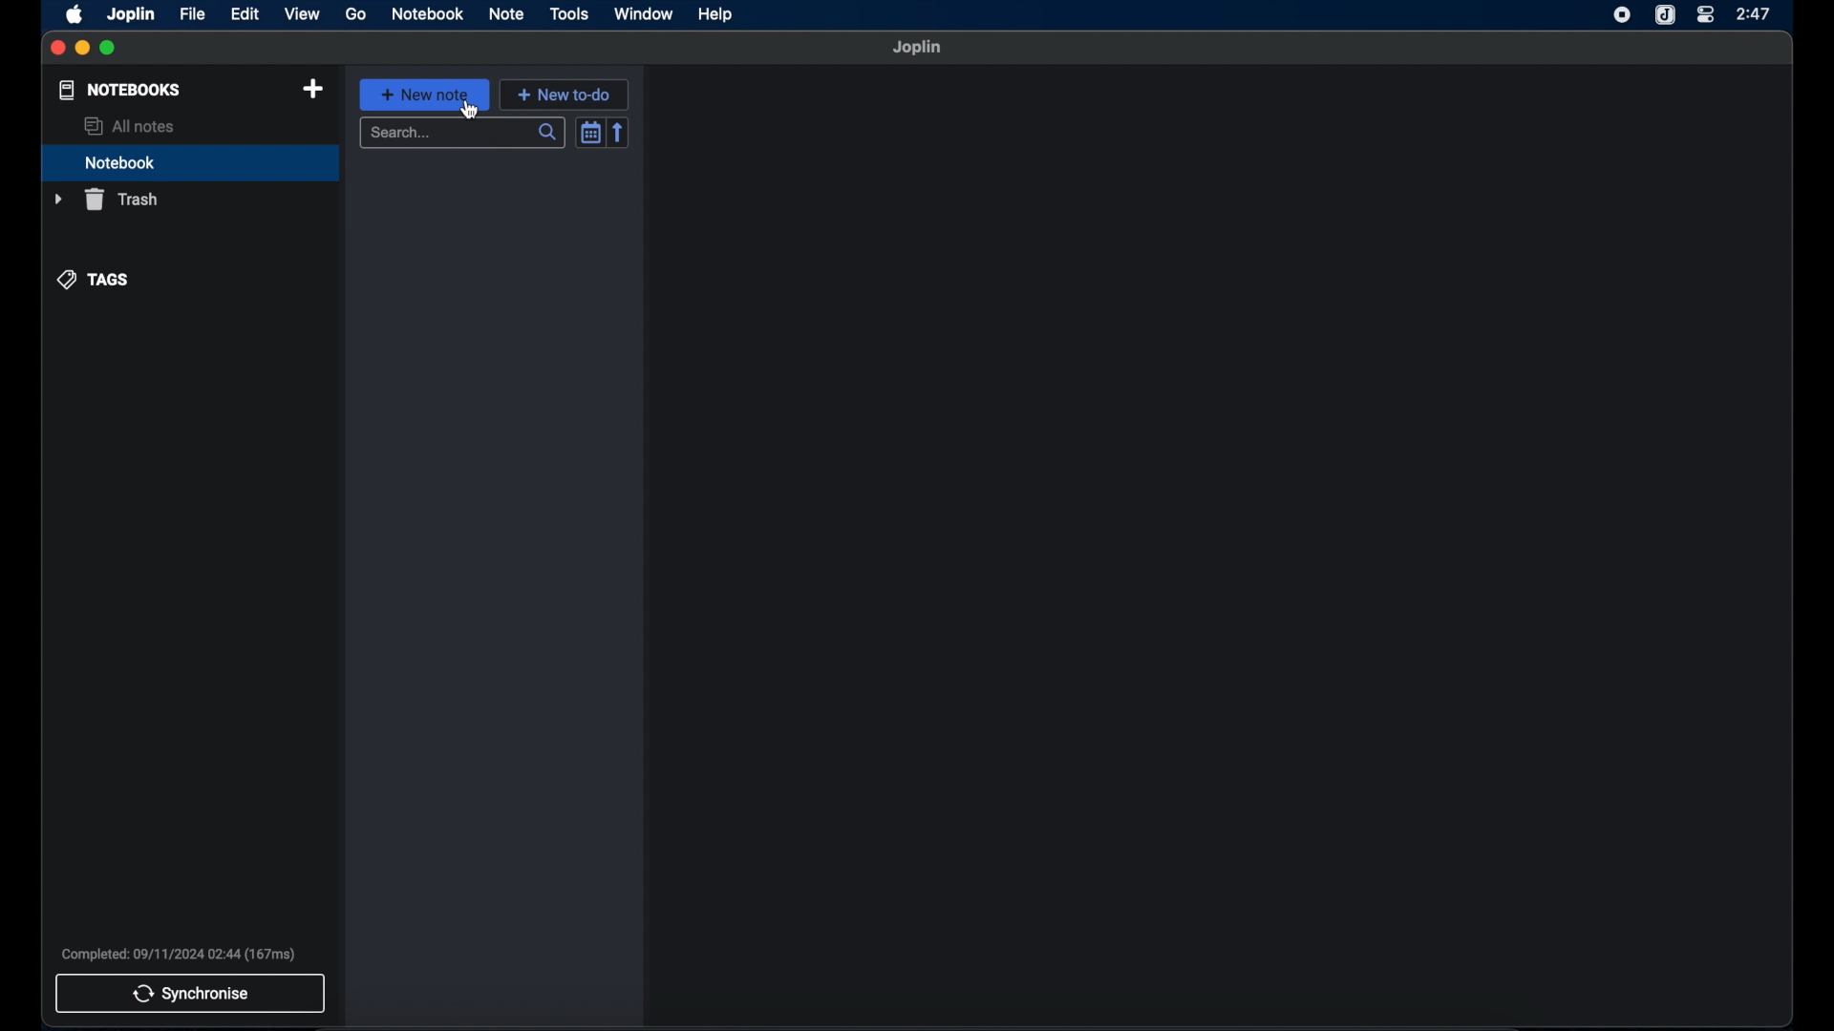 This screenshot has width=1834, height=1031. Describe the element at coordinates (245, 13) in the screenshot. I see `edit` at that location.